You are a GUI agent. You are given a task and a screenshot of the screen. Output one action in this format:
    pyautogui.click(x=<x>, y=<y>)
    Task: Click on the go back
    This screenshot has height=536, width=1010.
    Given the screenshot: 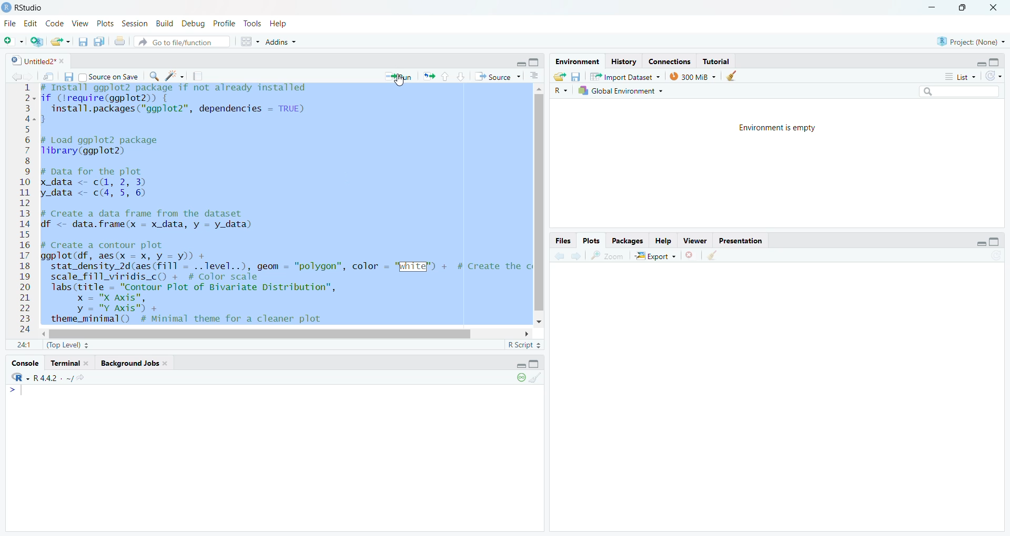 What is the action you would take?
    pyautogui.click(x=556, y=256)
    